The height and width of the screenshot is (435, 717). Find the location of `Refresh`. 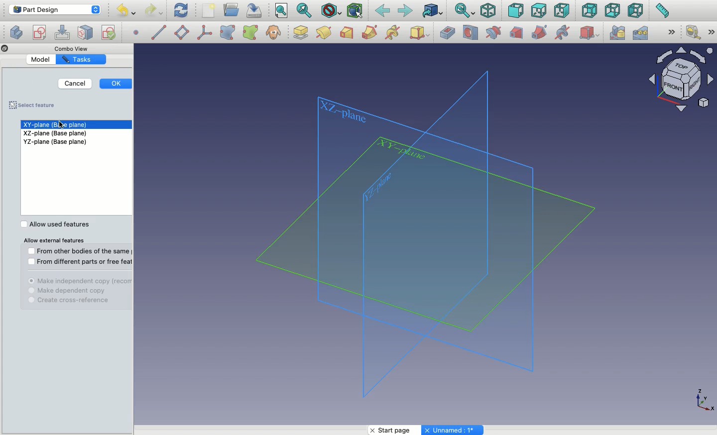

Refresh is located at coordinates (181, 9).